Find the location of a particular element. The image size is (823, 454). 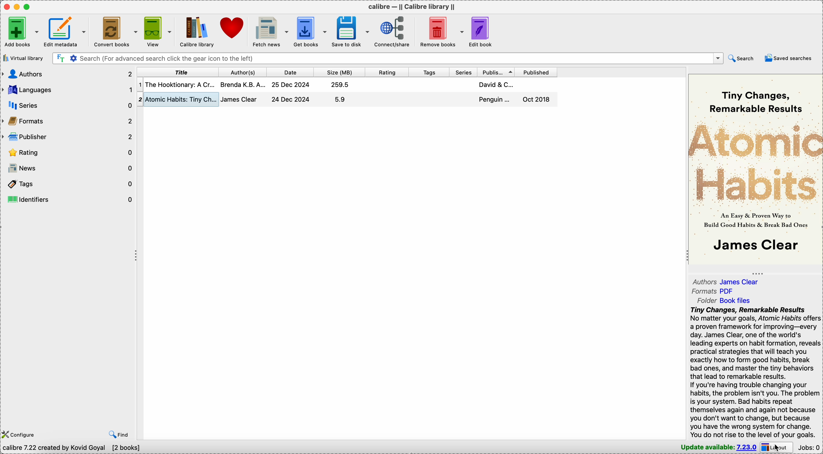

24 Dec 2024 is located at coordinates (290, 99).